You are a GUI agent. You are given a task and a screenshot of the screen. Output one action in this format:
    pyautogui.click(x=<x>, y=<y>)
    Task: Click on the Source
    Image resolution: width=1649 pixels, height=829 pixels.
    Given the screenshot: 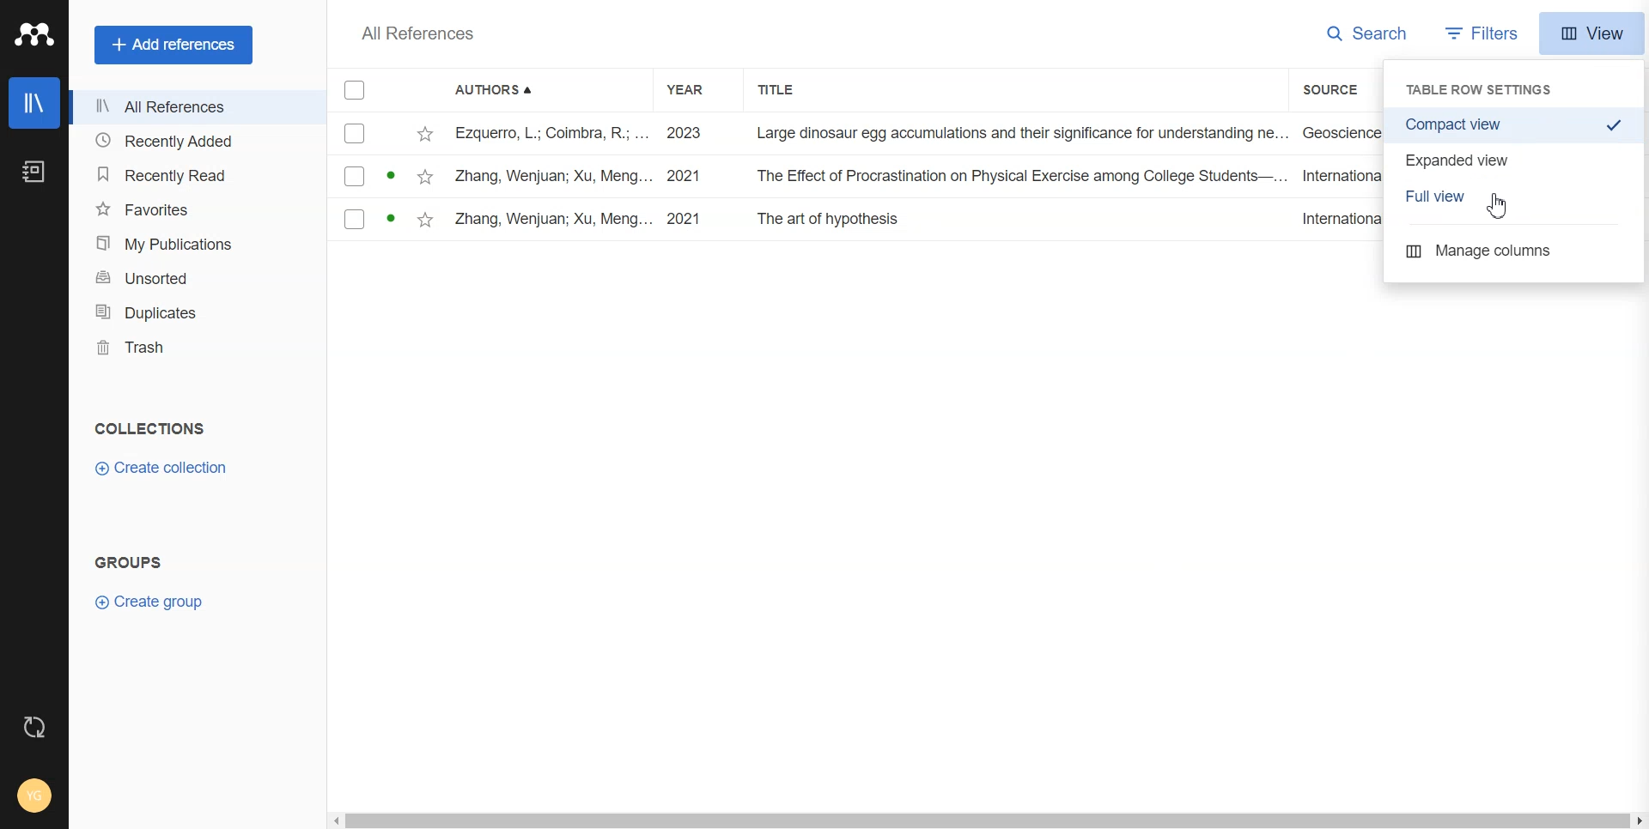 What is the action you would take?
    pyautogui.click(x=1340, y=90)
    